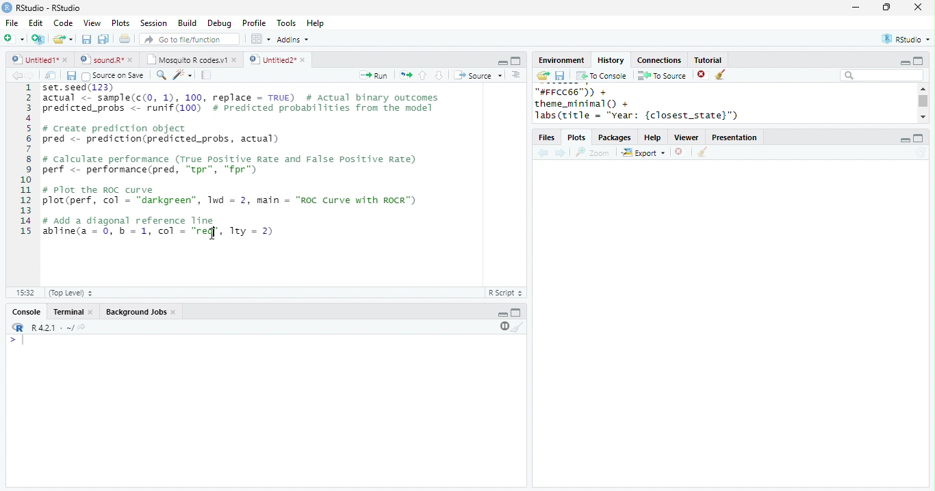 Image resolution: width=935 pixels, height=491 pixels. What do you see at coordinates (133, 59) in the screenshot?
I see `close` at bounding box center [133, 59].